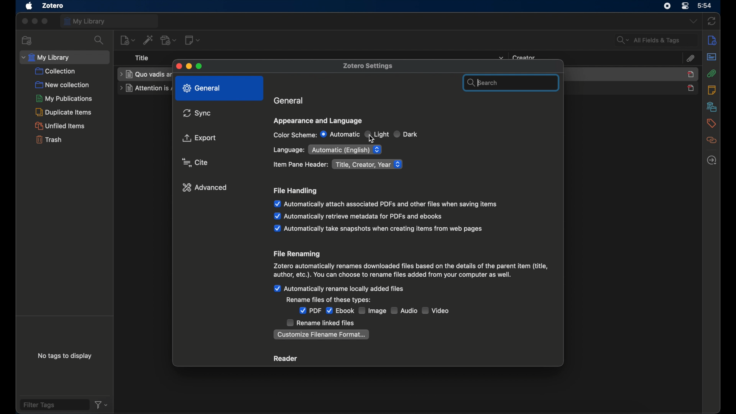 This screenshot has height=414, width=736. What do you see at coordinates (286, 358) in the screenshot?
I see `reader` at bounding box center [286, 358].